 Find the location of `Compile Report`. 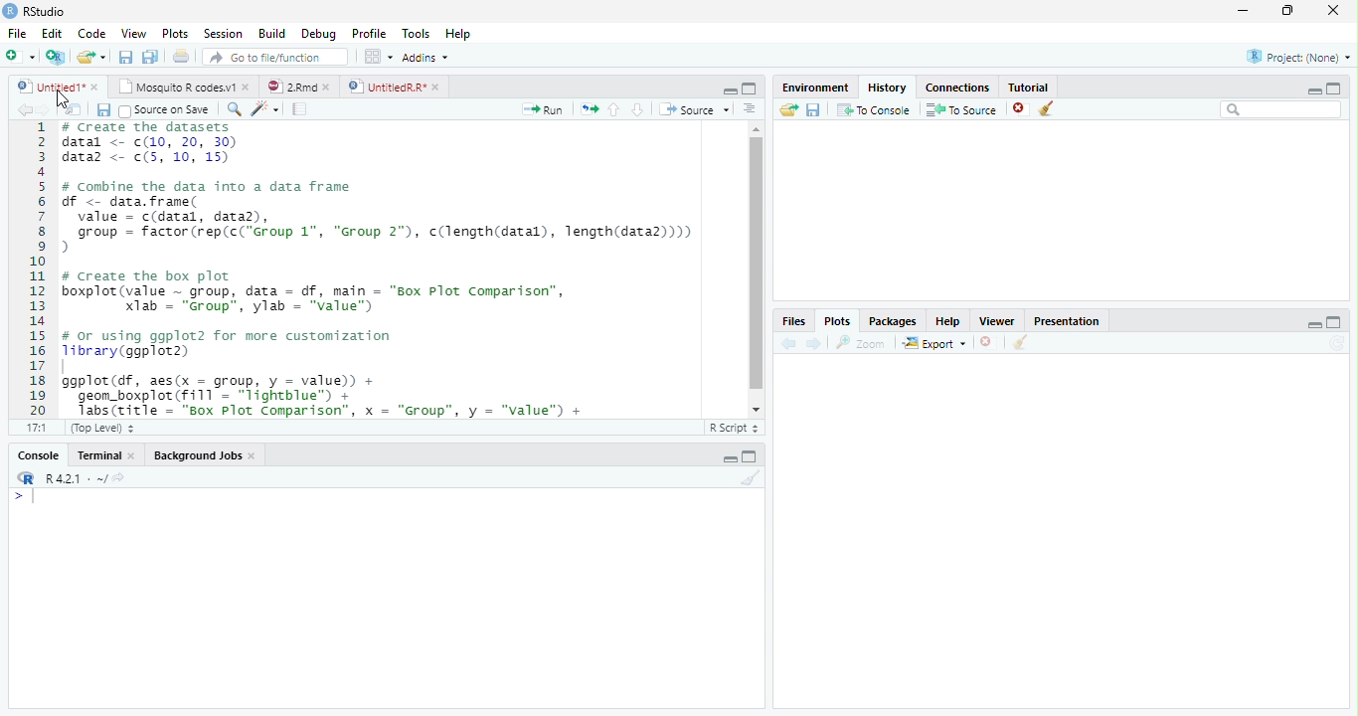

Compile Report is located at coordinates (300, 108).